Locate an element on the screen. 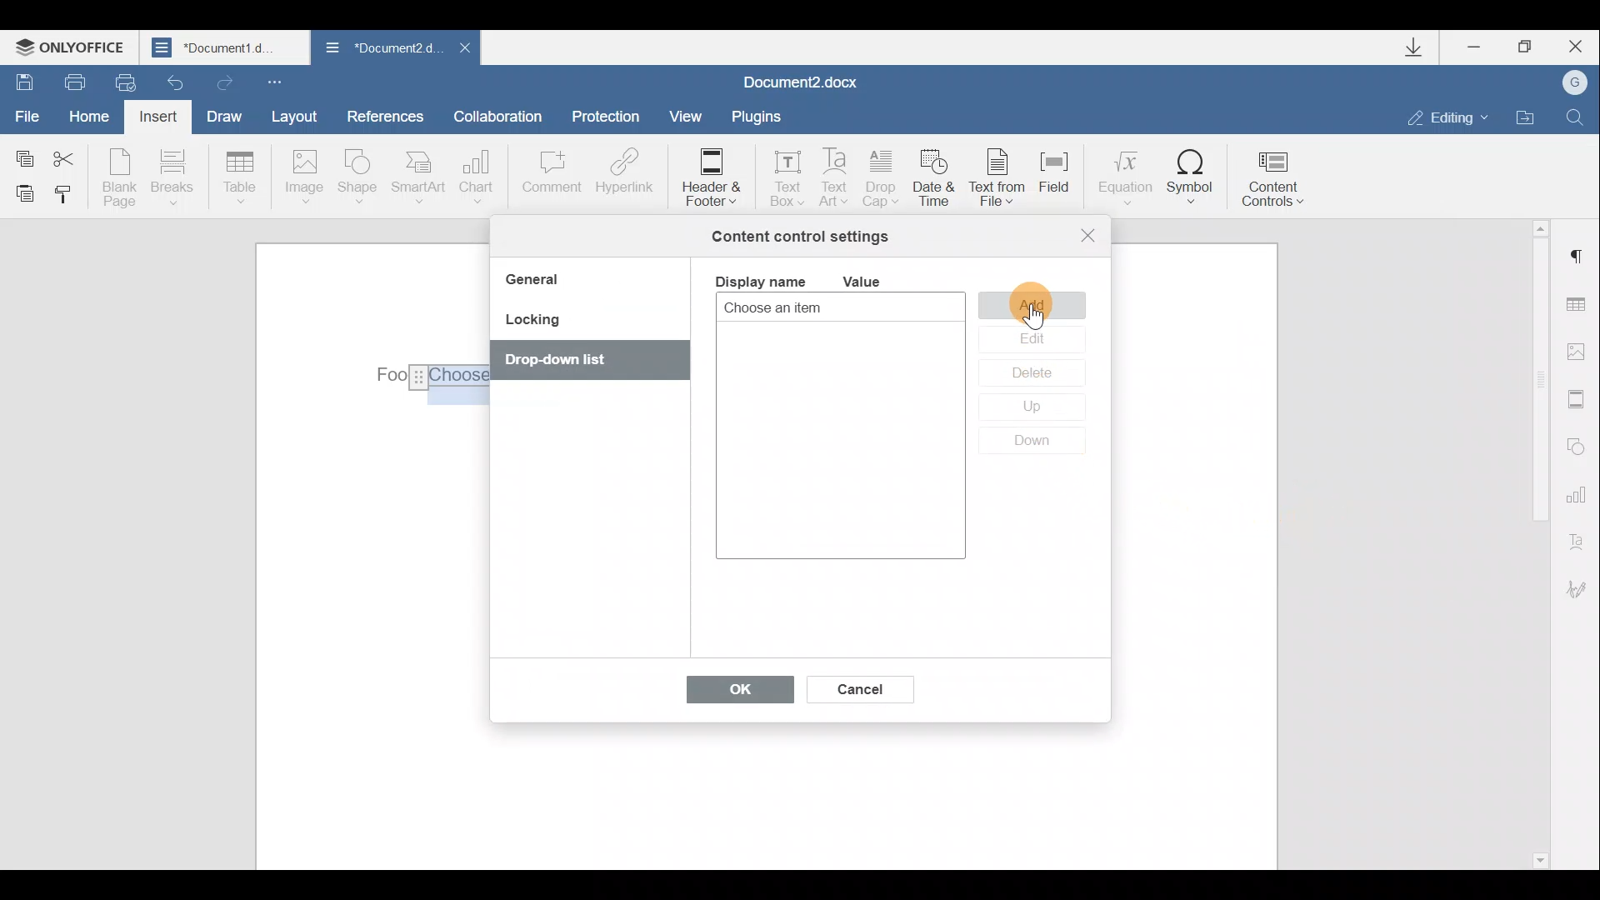  Cancel is located at coordinates (858, 686).